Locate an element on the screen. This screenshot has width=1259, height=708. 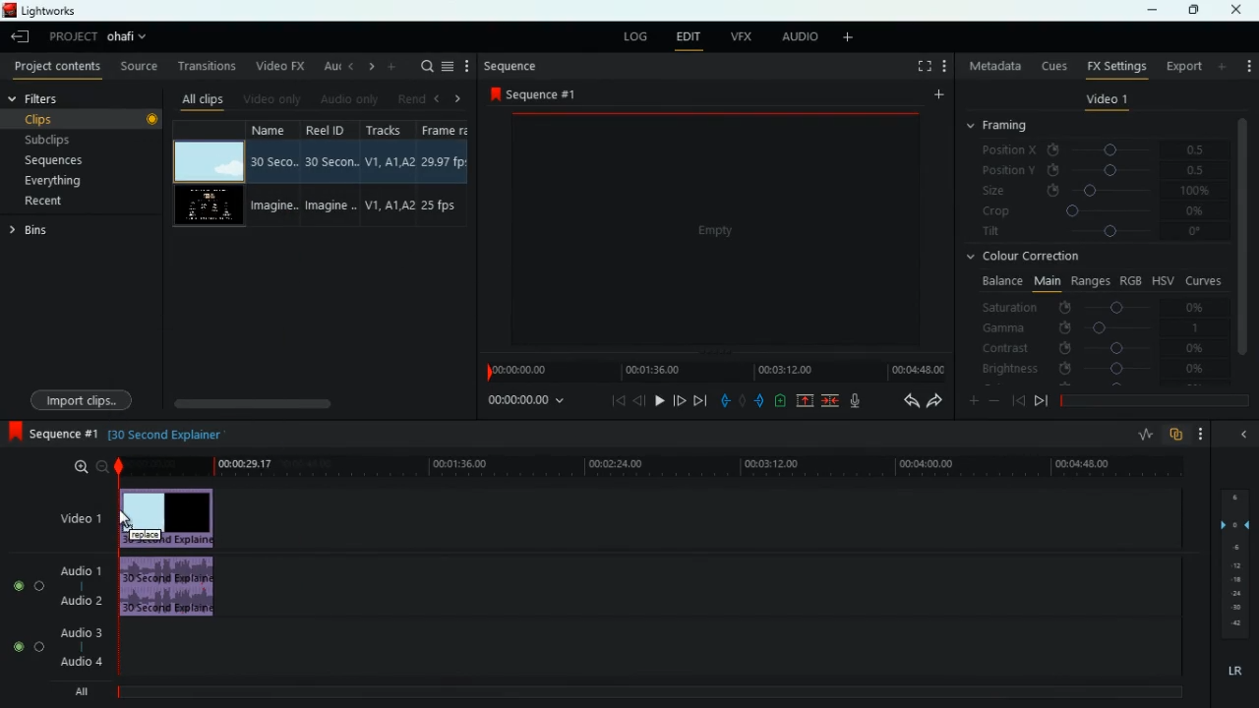
sequence is located at coordinates (513, 67).